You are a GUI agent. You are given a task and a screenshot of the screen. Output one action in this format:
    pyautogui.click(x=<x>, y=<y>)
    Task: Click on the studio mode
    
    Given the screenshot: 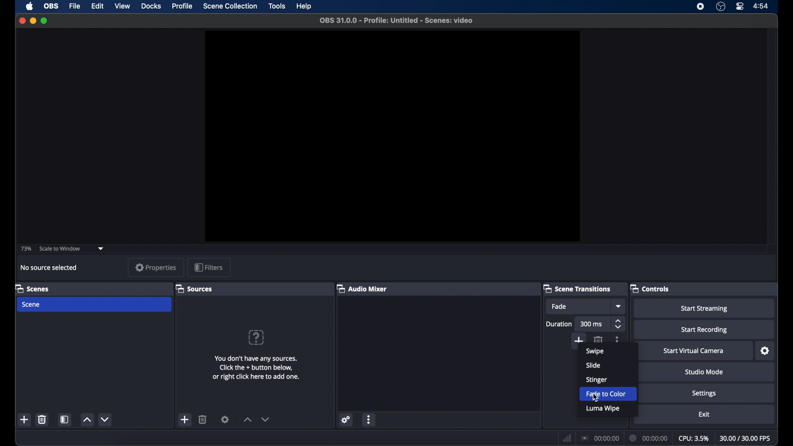 What is the action you would take?
    pyautogui.click(x=704, y=372)
    